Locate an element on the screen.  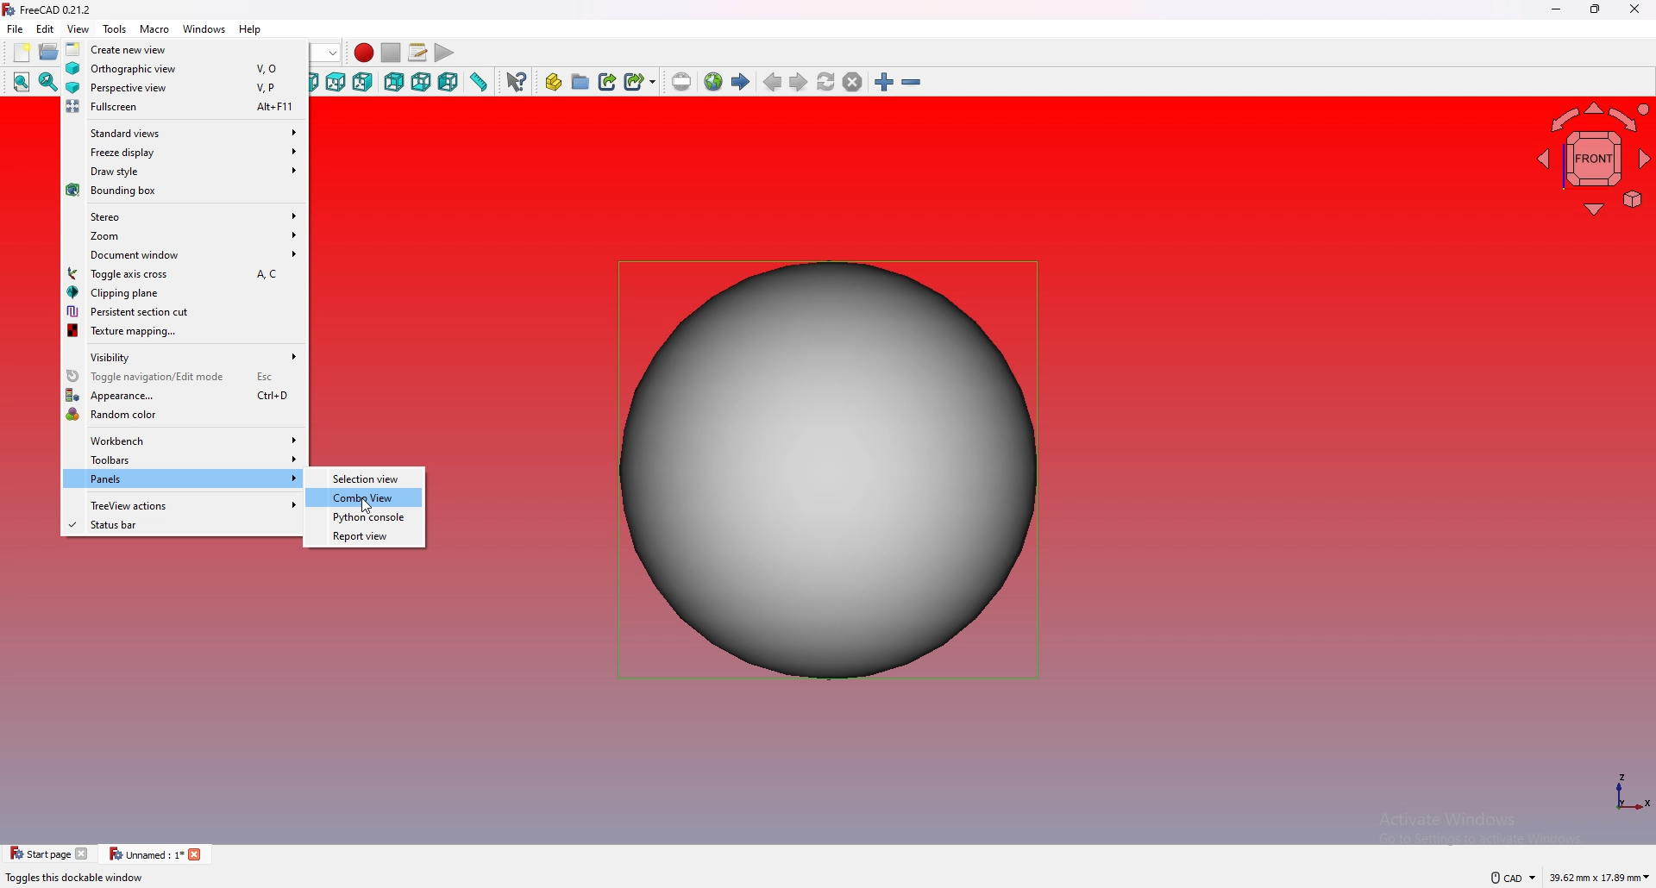
macro is located at coordinates (154, 29).